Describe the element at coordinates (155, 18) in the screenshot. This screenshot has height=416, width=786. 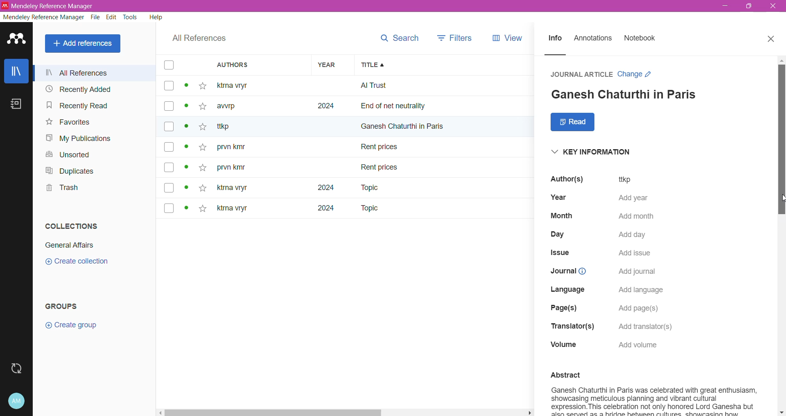
I see `Help` at that location.